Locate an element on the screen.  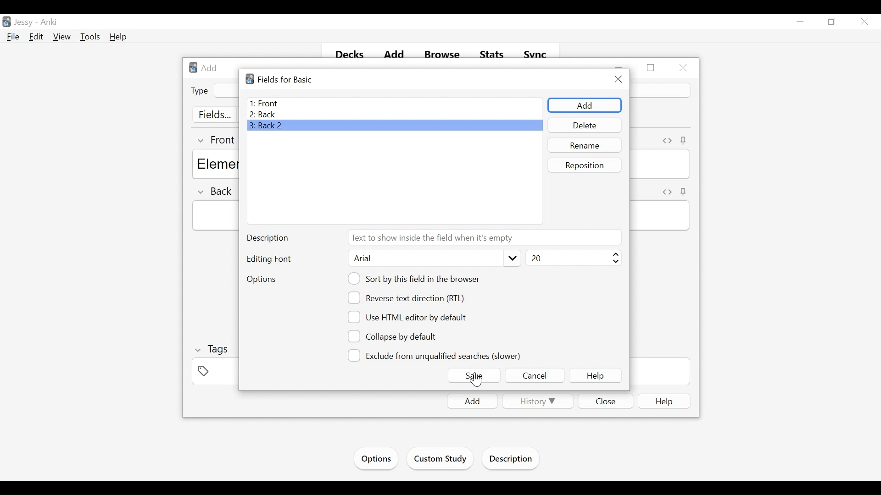
Arial is located at coordinates (435, 258).